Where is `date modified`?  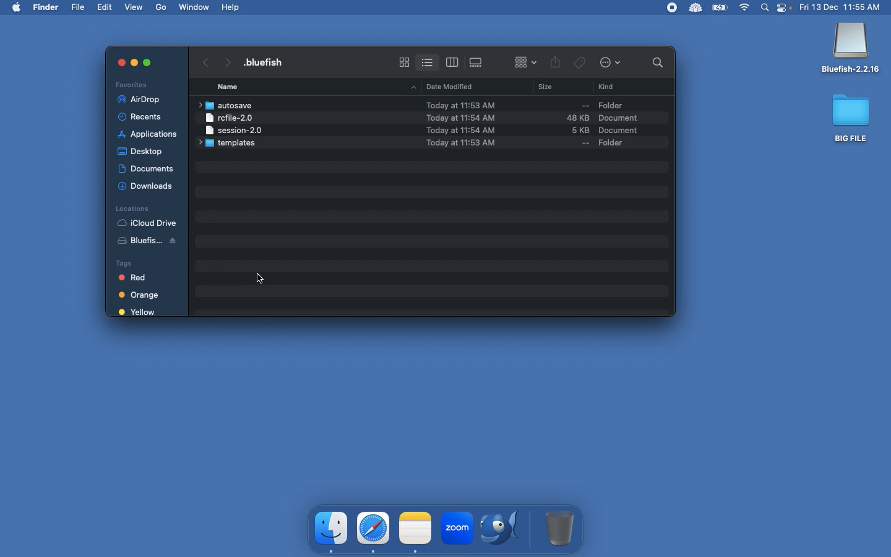
date modified is located at coordinates (451, 123).